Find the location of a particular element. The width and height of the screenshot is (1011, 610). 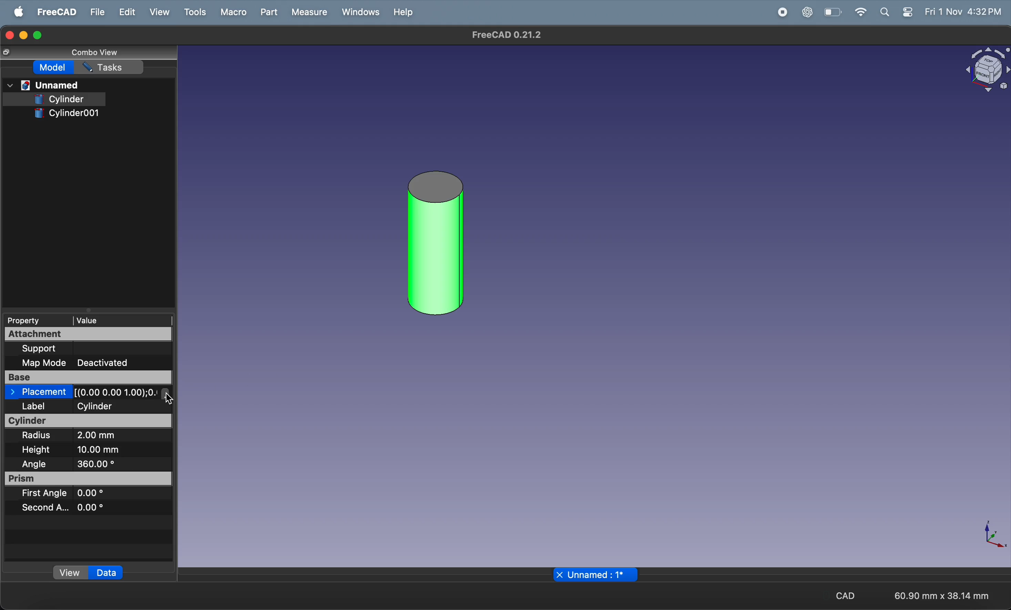

placement is located at coordinates (89, 392).